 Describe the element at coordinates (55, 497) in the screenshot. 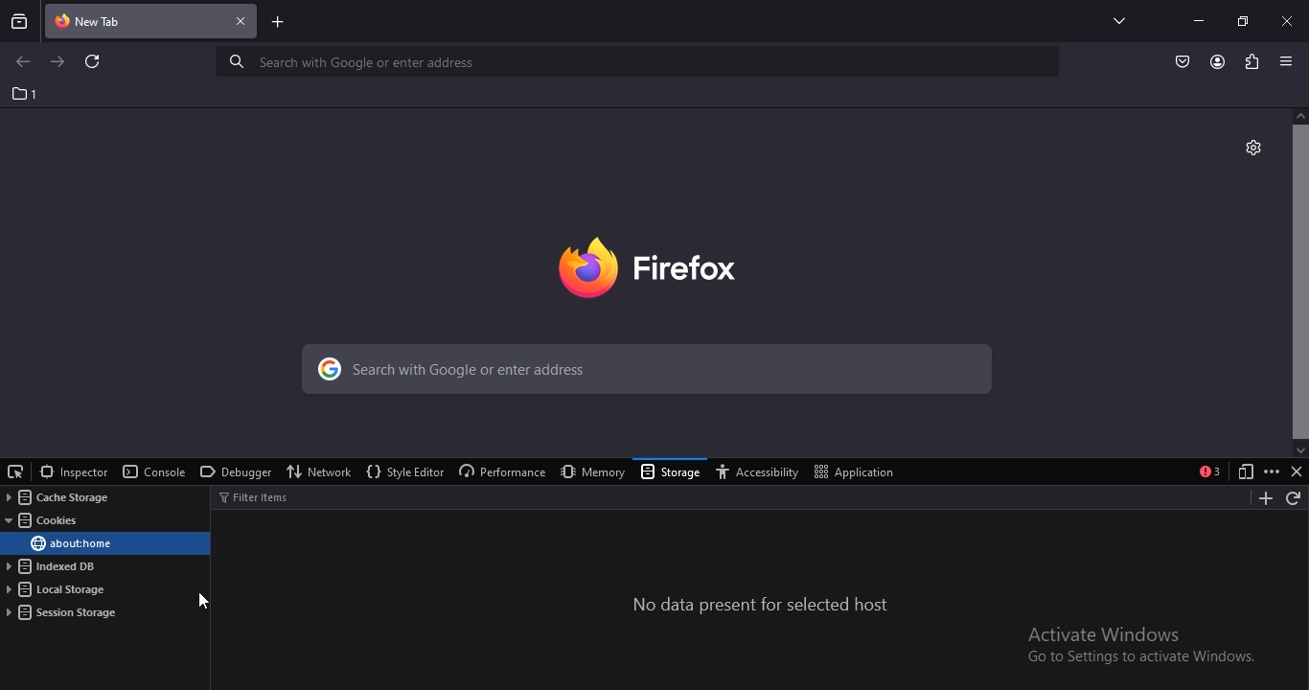

I see `cache storage` at that location.